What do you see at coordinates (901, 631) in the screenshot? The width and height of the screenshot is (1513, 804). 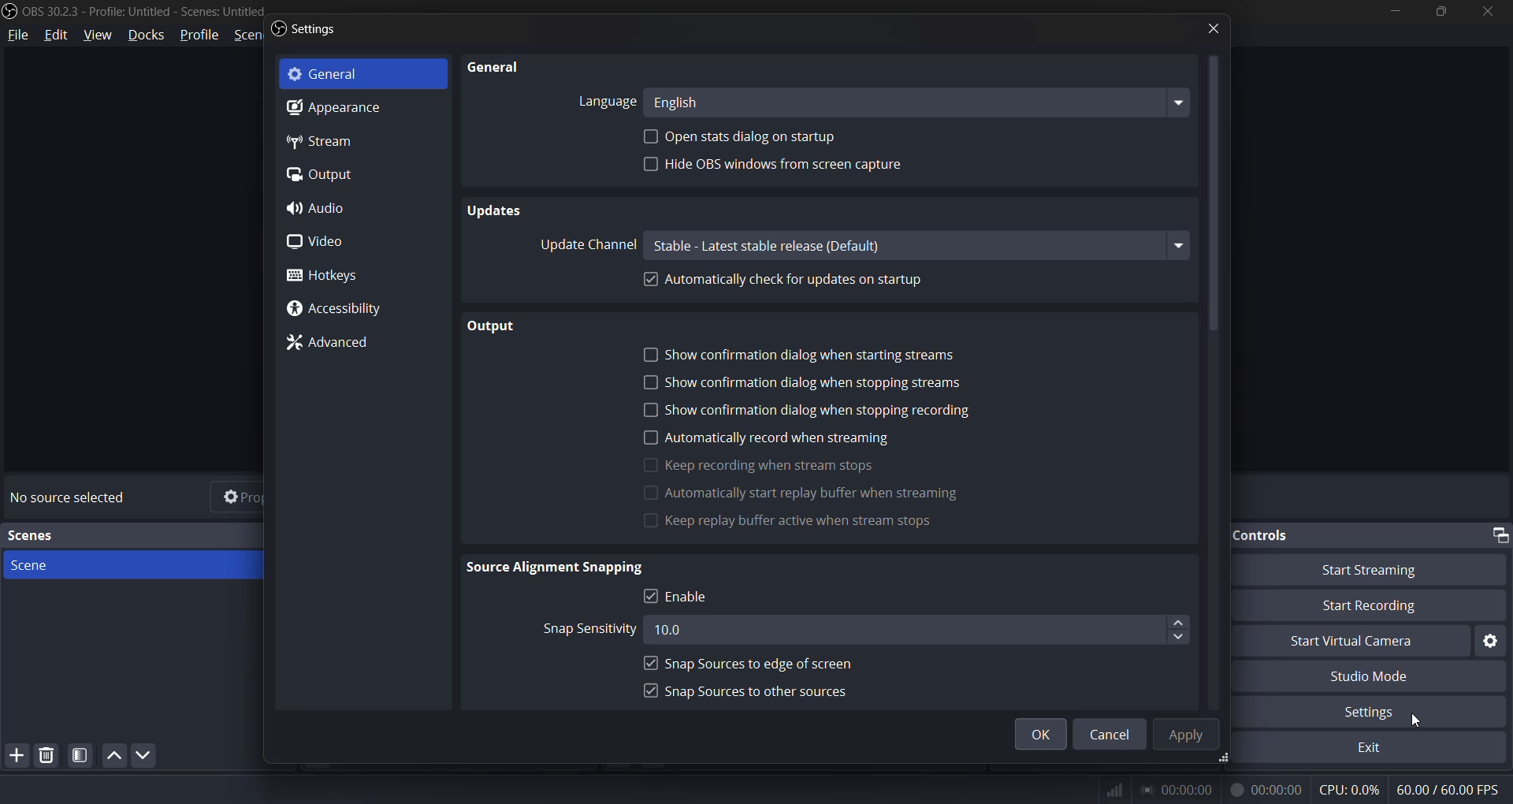 I see `10.0` at bounding box center [901, 631].